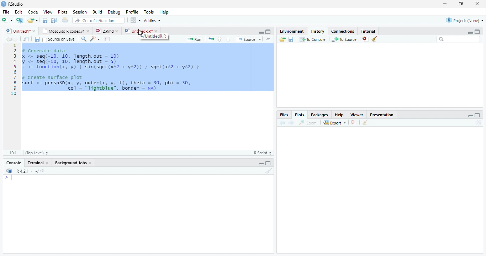 Image resolution: width=486 pixels, height=256 pixels. I want to click on Next plot, so click(291, 123).